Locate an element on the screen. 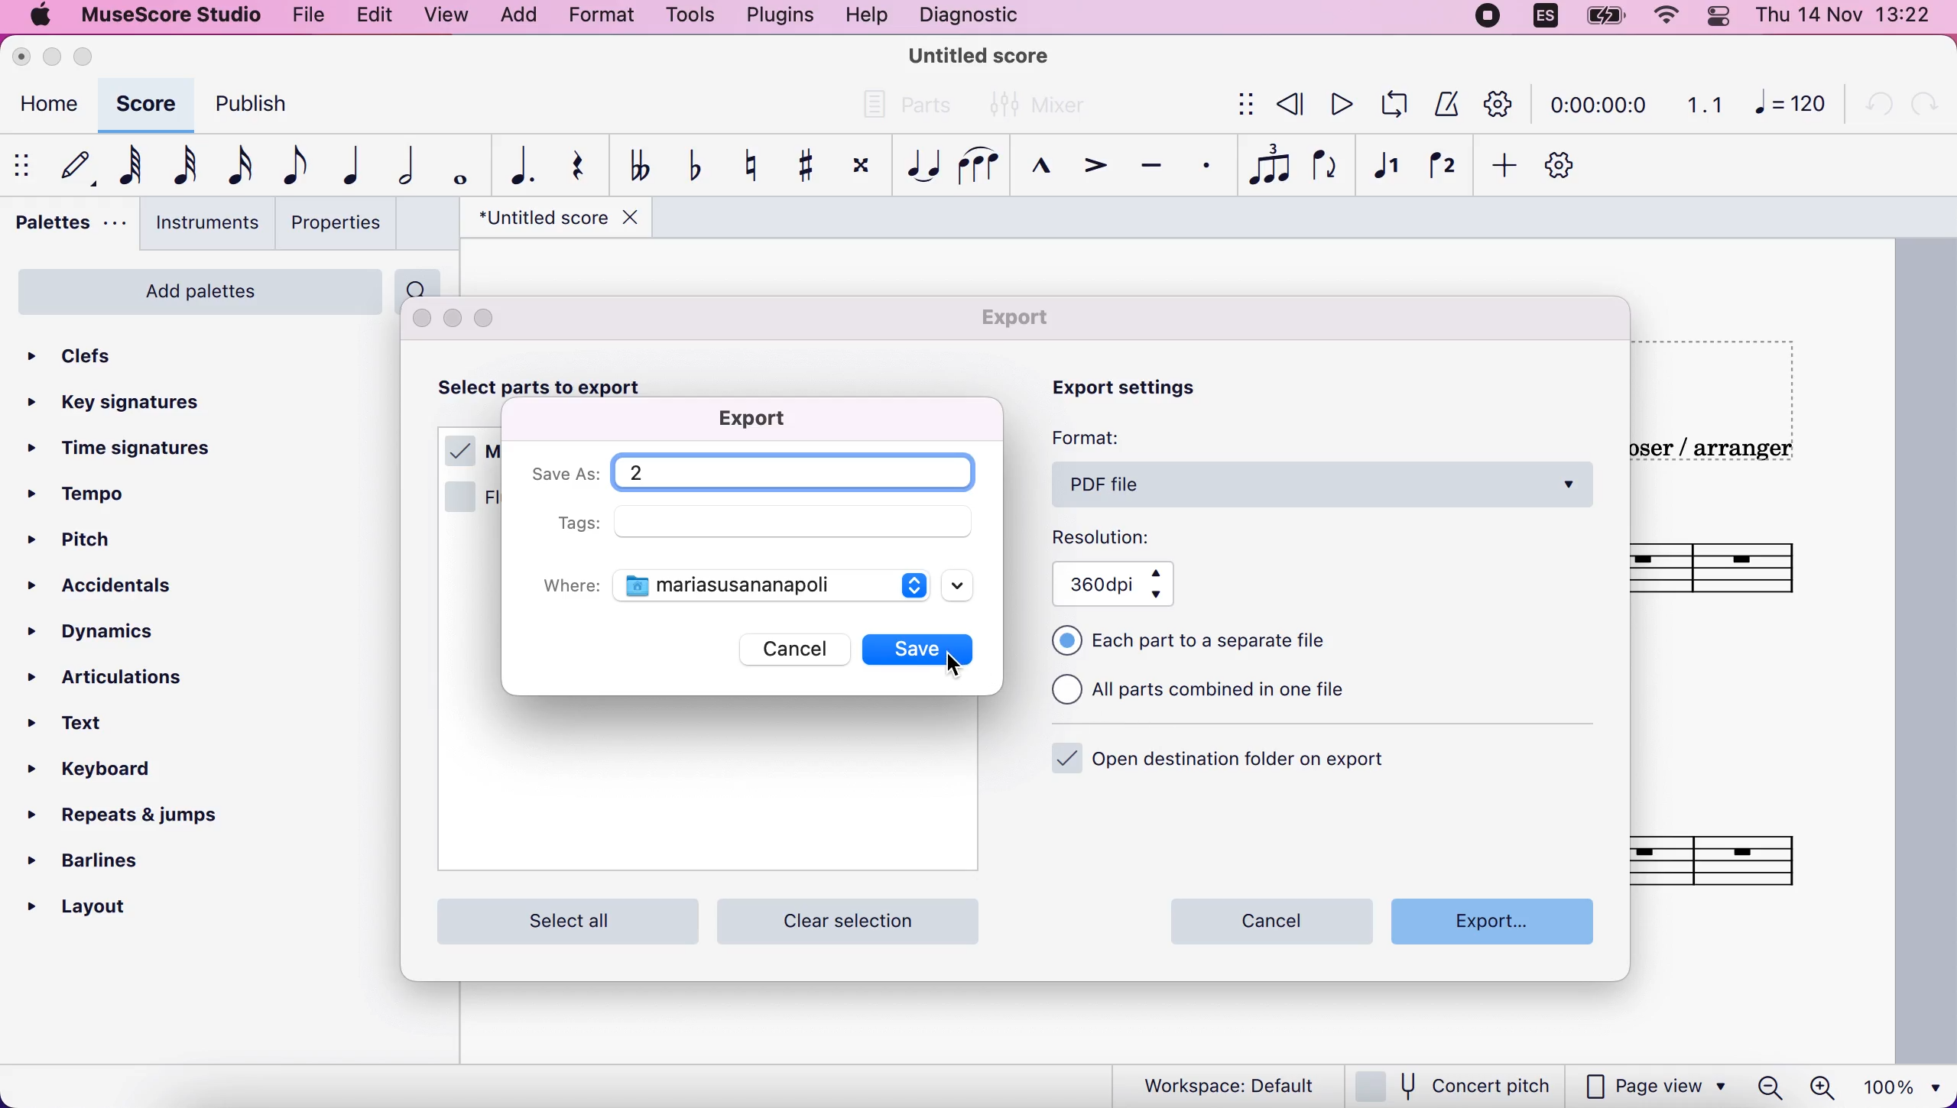  minimize is located at coordinates (54, 57).